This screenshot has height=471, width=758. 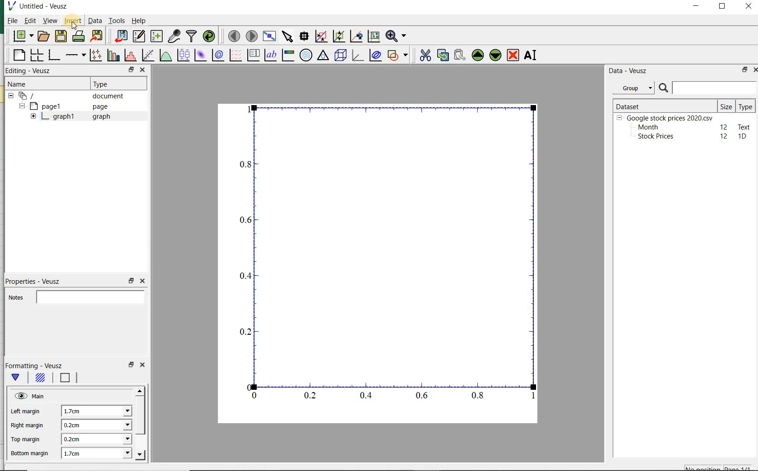 What do you see at coordinates (112, 83) in the screenshot?
I see `Type` at bounding box center [112, 83].